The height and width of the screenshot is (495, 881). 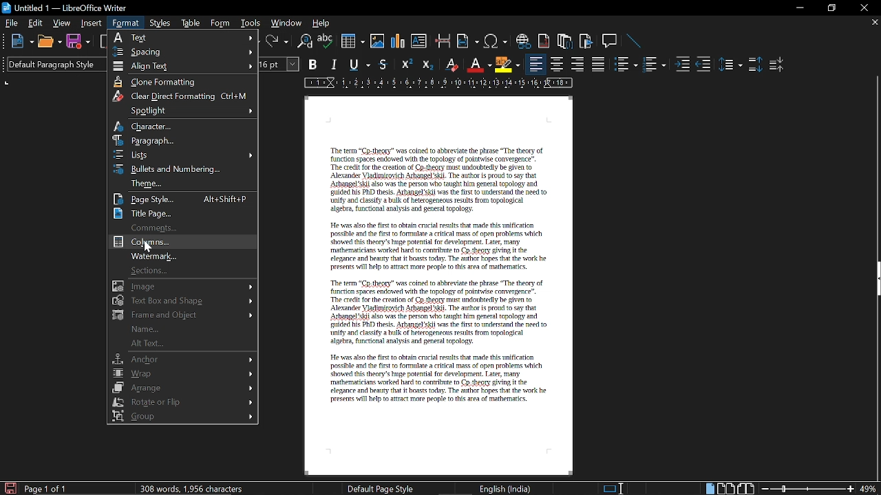 What do you see at coordinates (183, 140) in the screenshot?
I see `paragraph` at bounding box center [183, 140].